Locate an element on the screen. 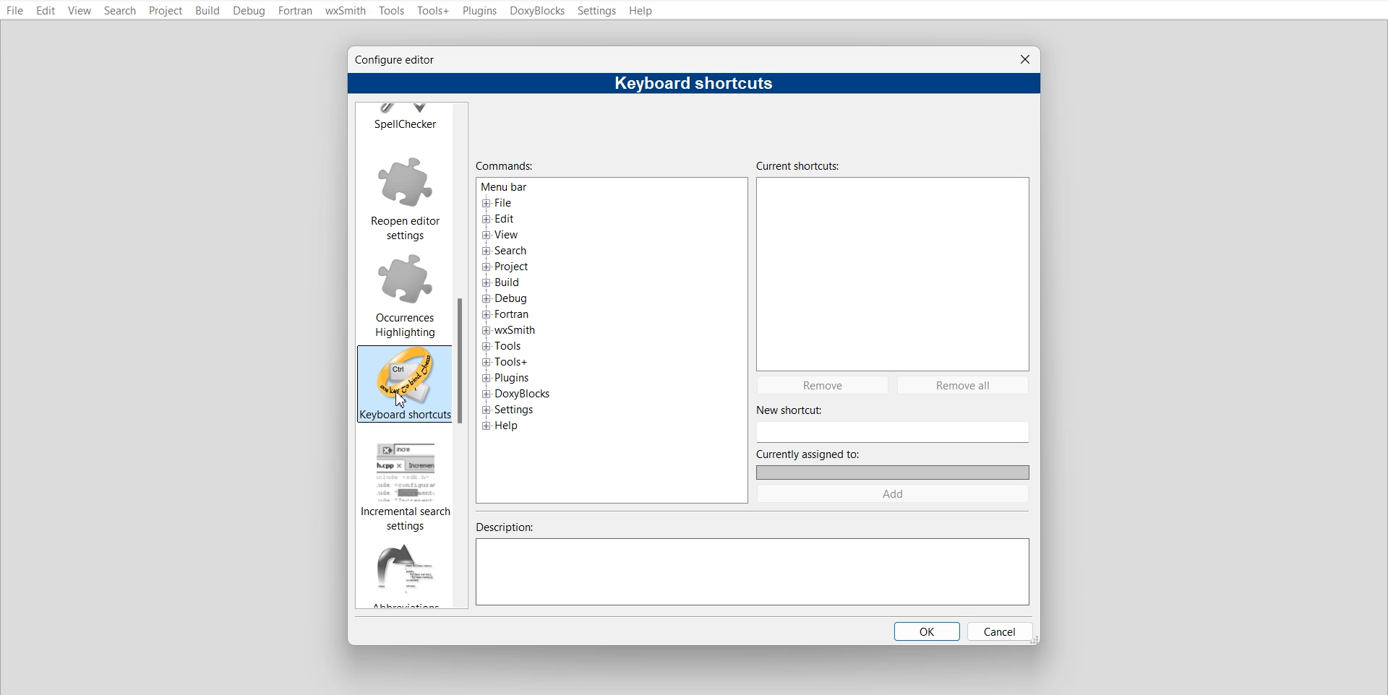 The width and height of the screenshot is (1388, 695). Plugins is located at coordinates (480, 11).